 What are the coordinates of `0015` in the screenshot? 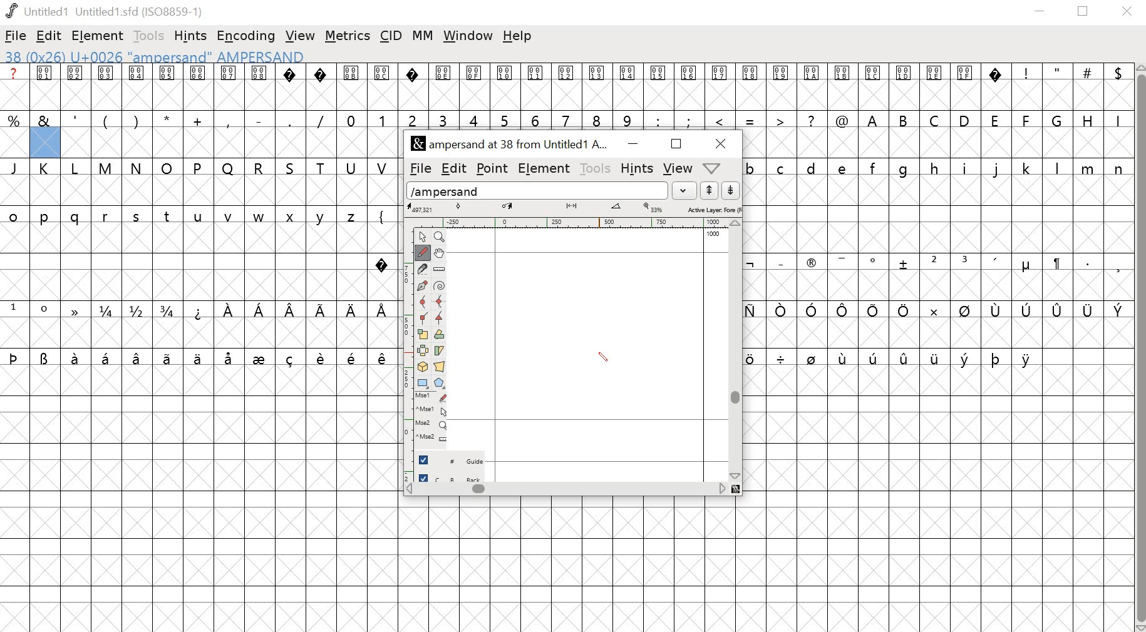 It's located at (659, 88).